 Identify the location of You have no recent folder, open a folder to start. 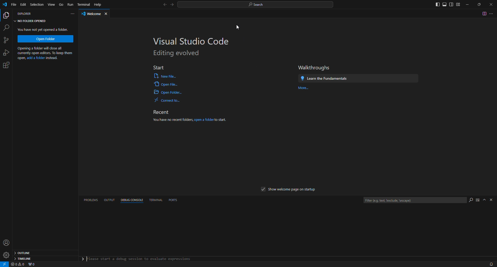
(188, 123).